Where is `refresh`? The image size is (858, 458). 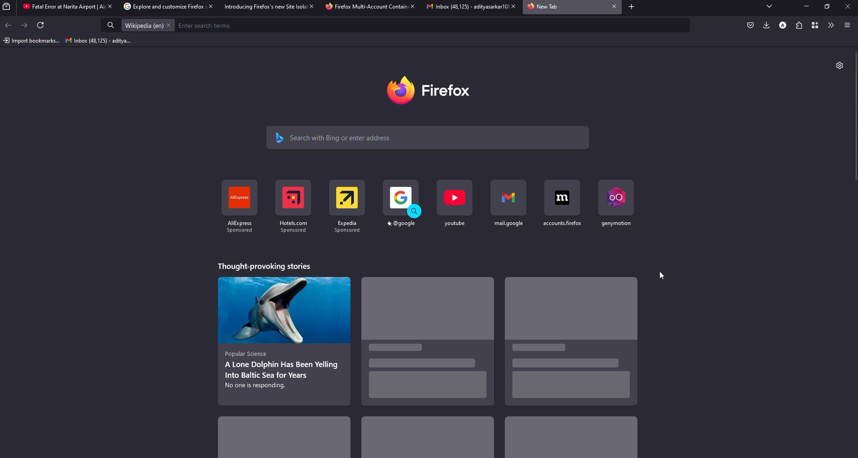 refresh is located at coordinates (42, 26).